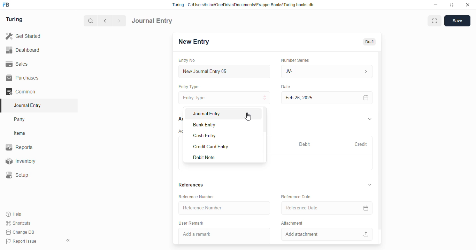 The height and width of the screenshot is (250, 476). Describe the element at coordinates (225, 72) in the screenshot. I see `new journal entry 05` at that location.